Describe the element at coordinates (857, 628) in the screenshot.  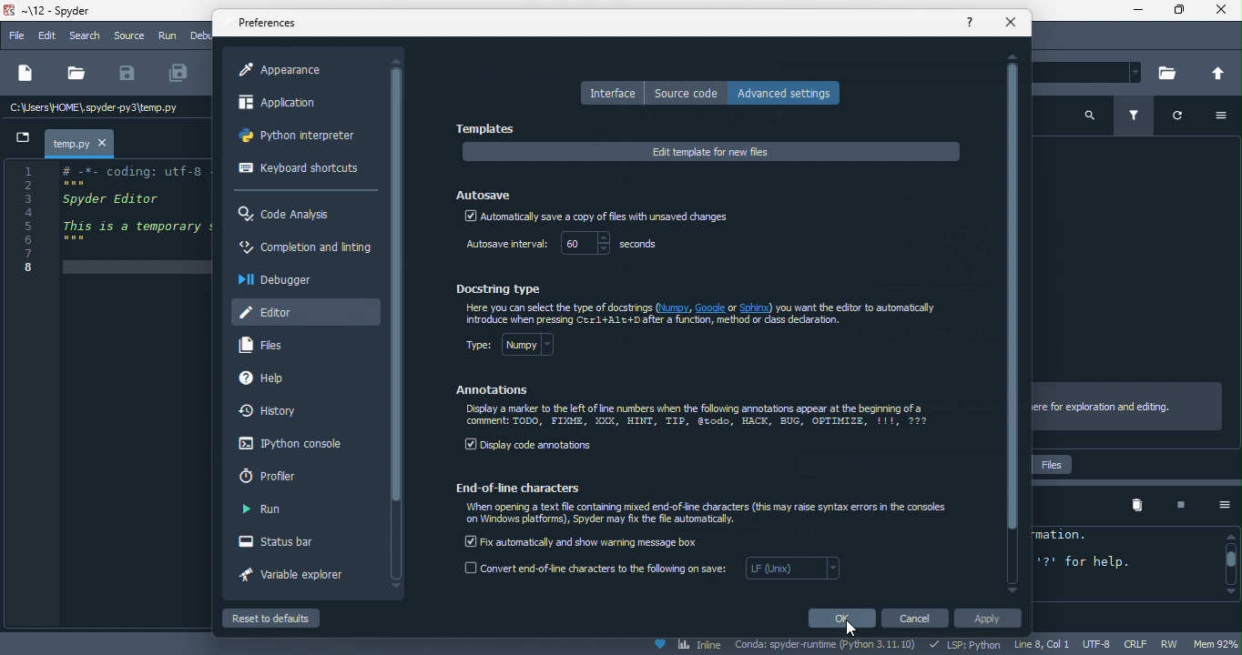
I see `cursor movement` at that location.